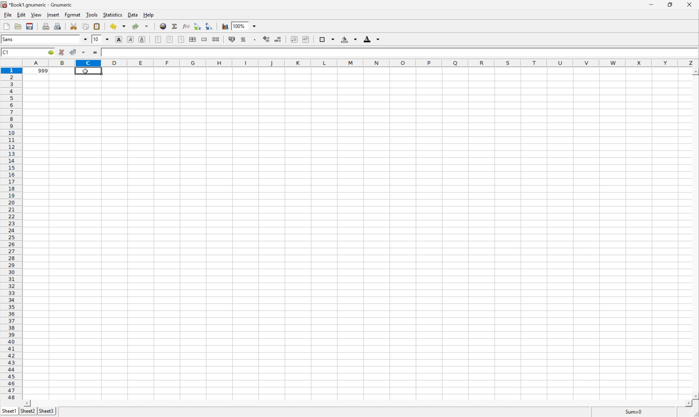  I want to click on scroll down, so click(695, 397).